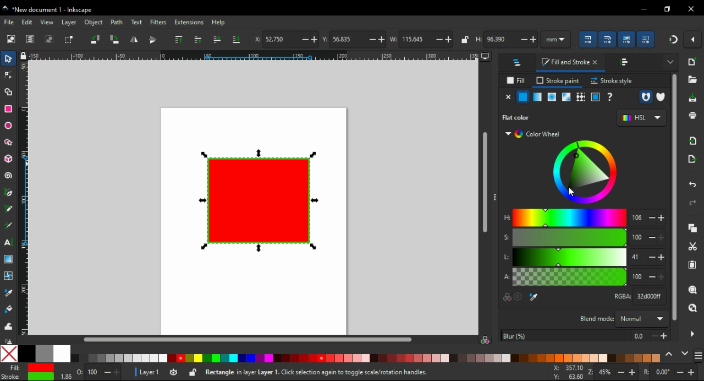  I want to click on zoom object, so click(691, 289).